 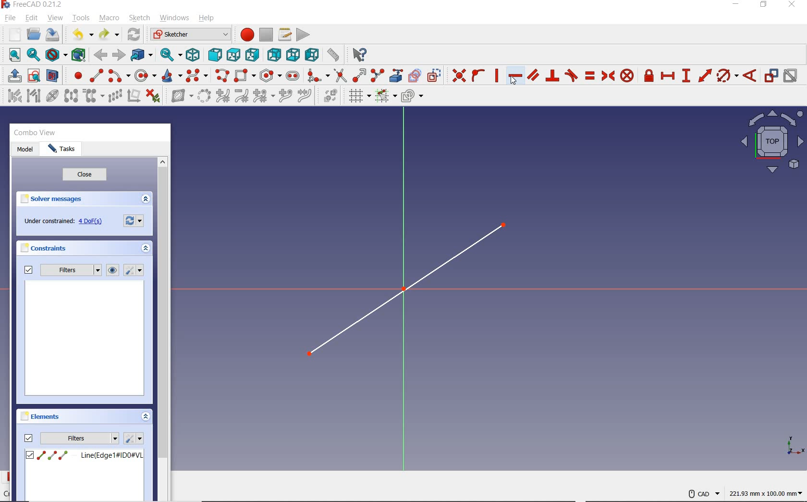 What do you see at coordinates (146, 417) in the screenshot?
I see `COLLAPSE` at bounding box center [146, 417].